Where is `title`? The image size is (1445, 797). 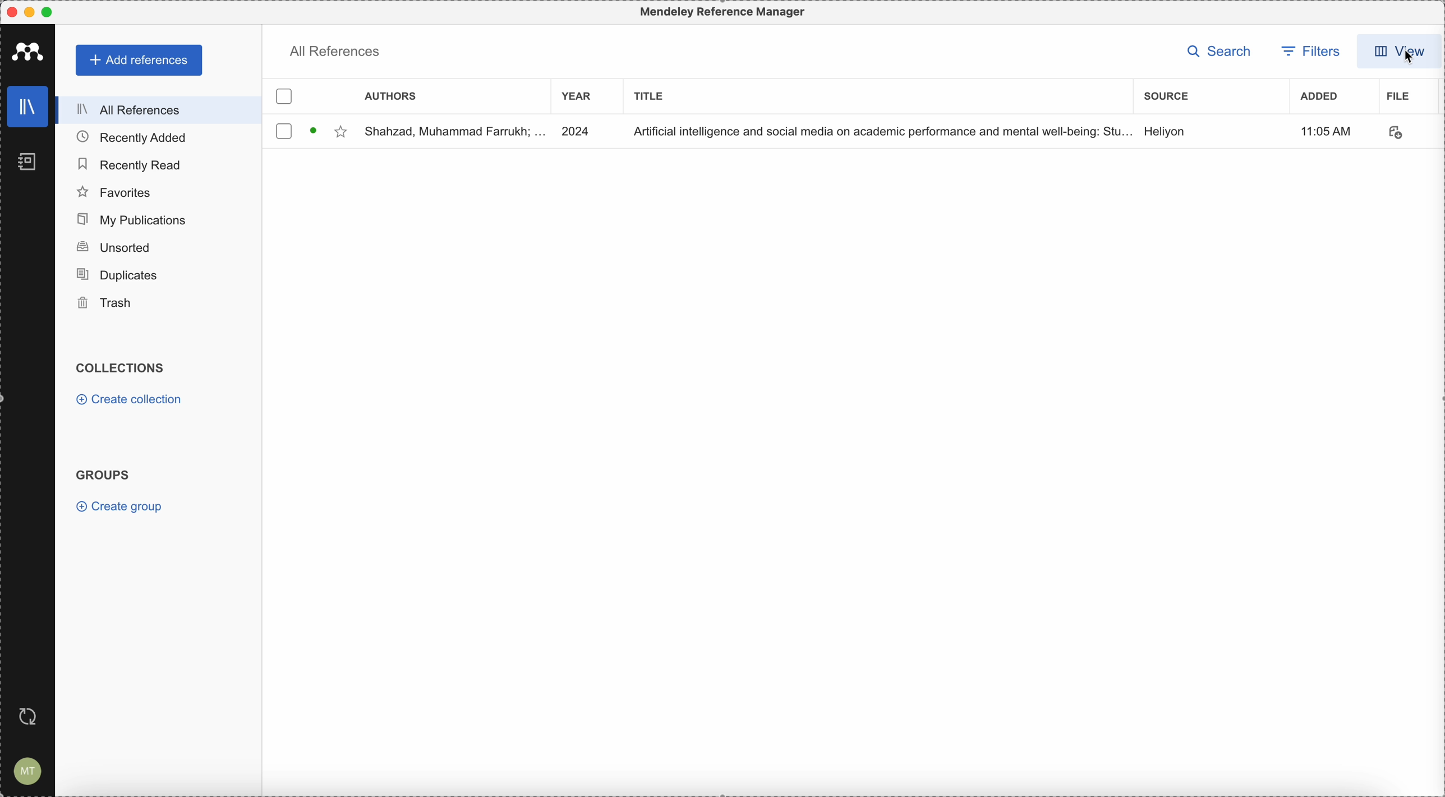
title is located at coordinates (651, 98).